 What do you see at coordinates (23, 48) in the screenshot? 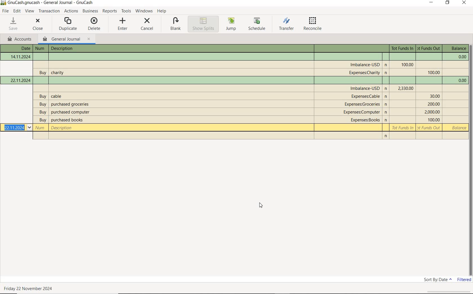
I see `Date` at bounding box center [23, 48].